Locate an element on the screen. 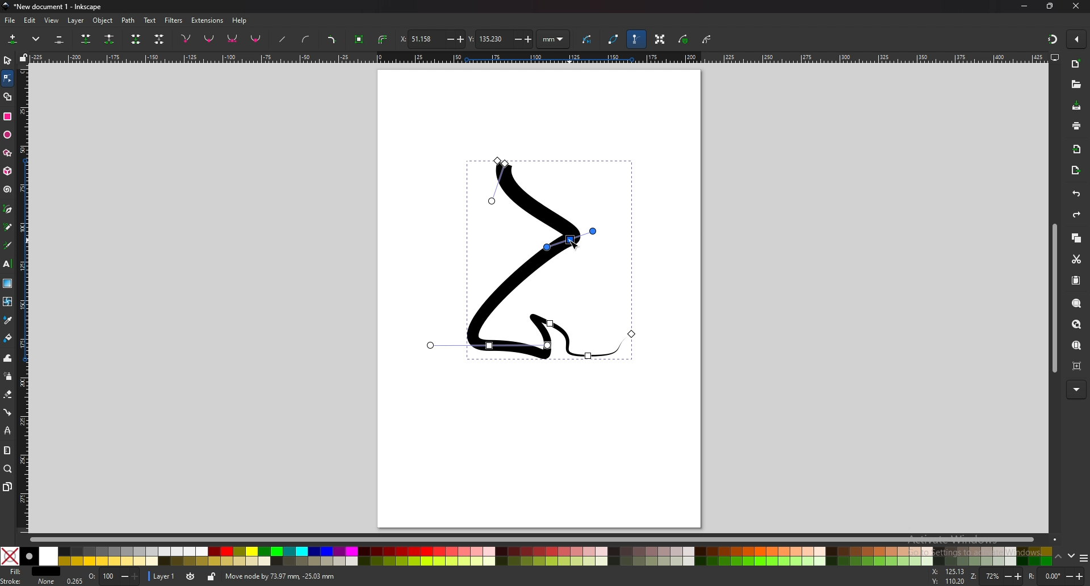 The width and height of the screenshot is (1090, 586). snapping is located at coordinates (1051, 37).